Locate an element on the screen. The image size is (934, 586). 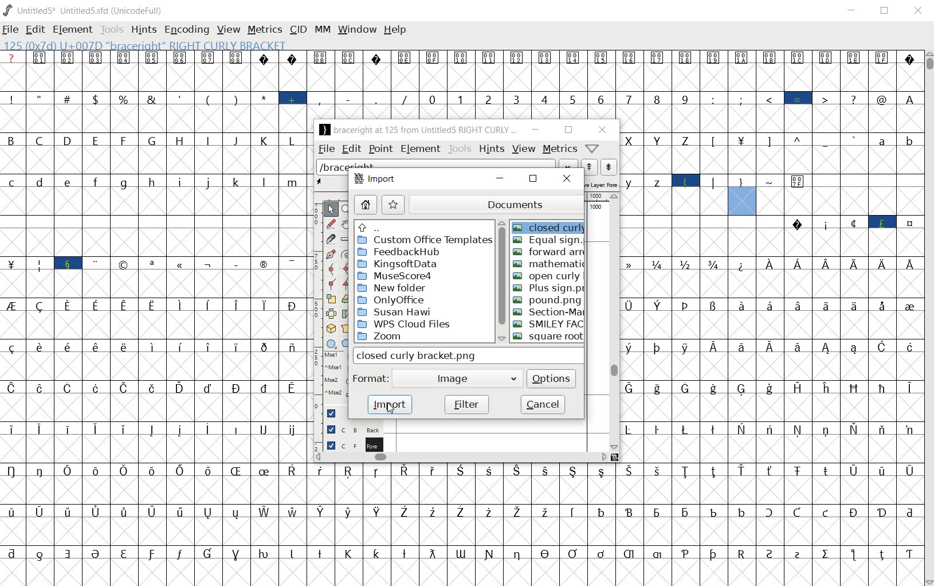
cut splines in two is located at coordinates (329, 239).